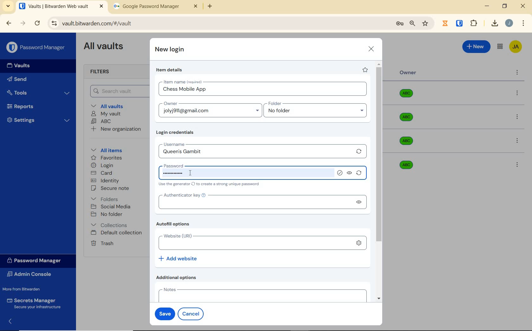 This screenshot has width=532, height=331. I want to click on tab, so click(155, 8).